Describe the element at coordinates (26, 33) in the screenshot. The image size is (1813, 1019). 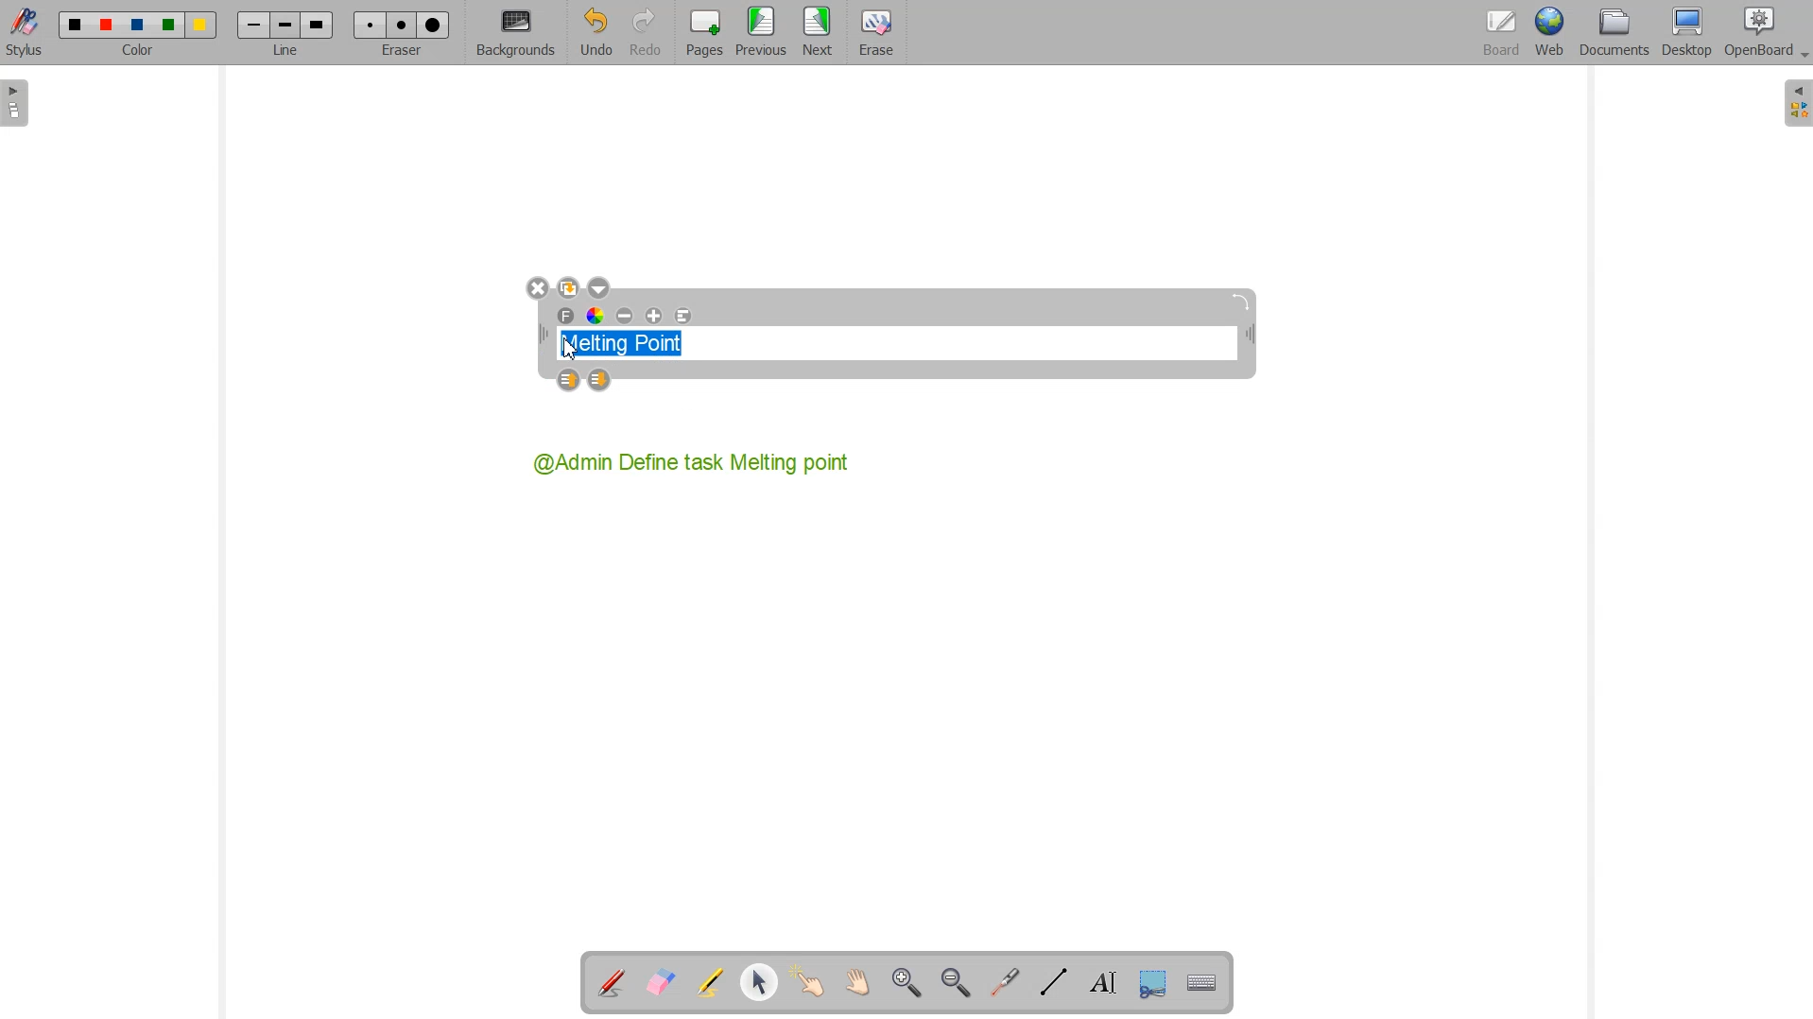
I see `Stylus` at that location.